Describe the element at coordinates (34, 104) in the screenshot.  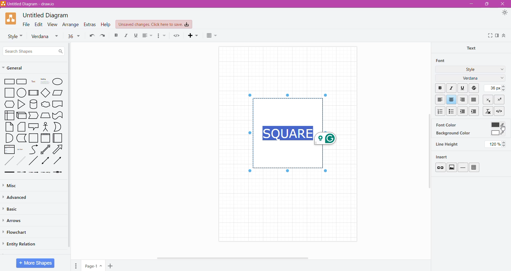
I see `Cylinder ` at that location.